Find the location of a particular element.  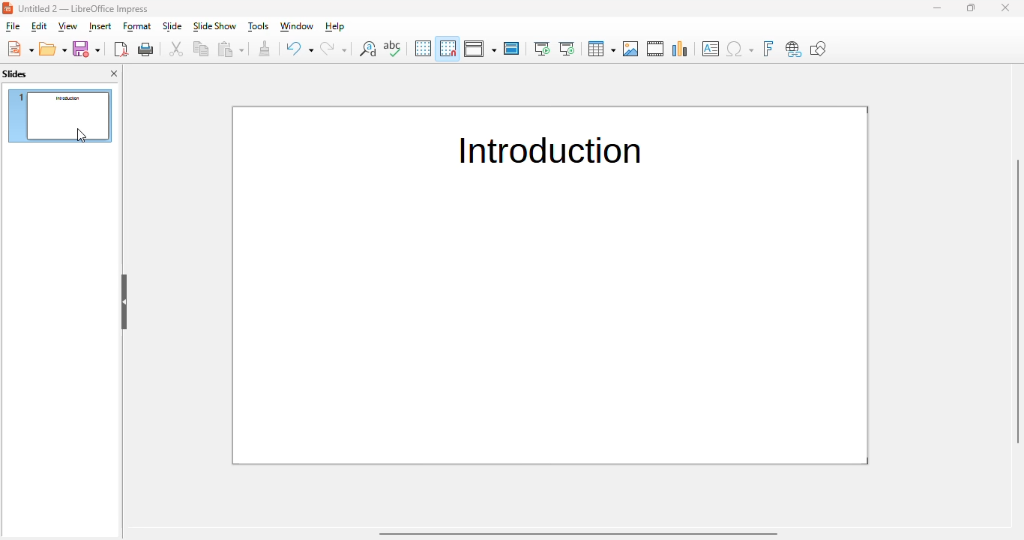

hide pane is located at coordinates (124, 303).